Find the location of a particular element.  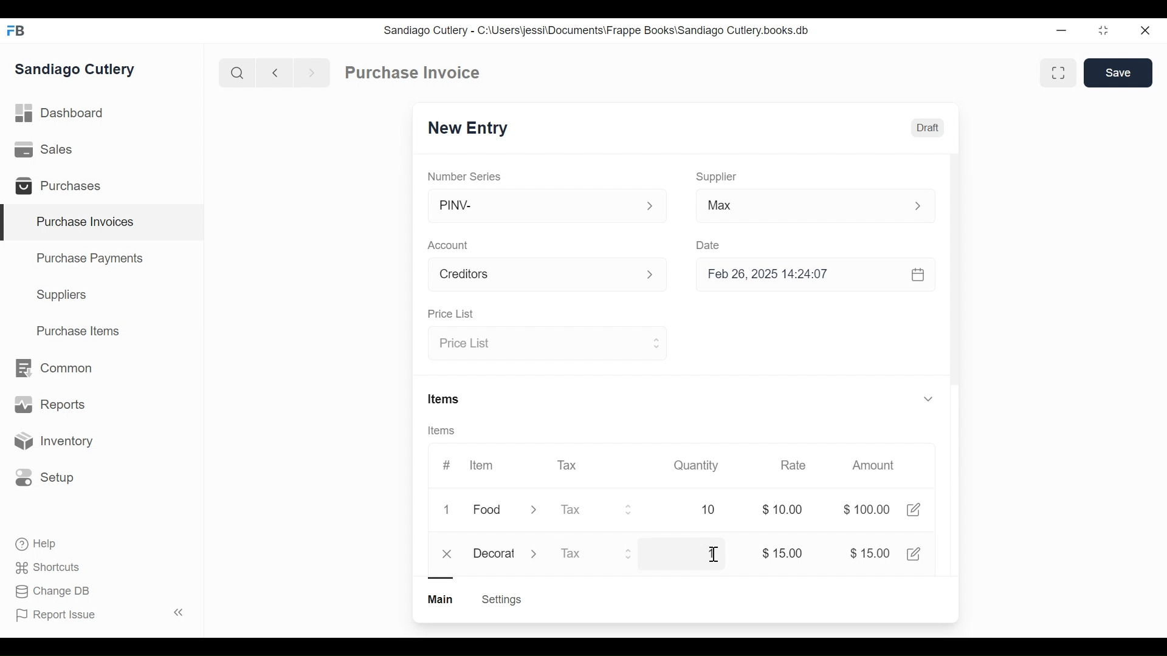

Setup is located at coordinates (45, 477).